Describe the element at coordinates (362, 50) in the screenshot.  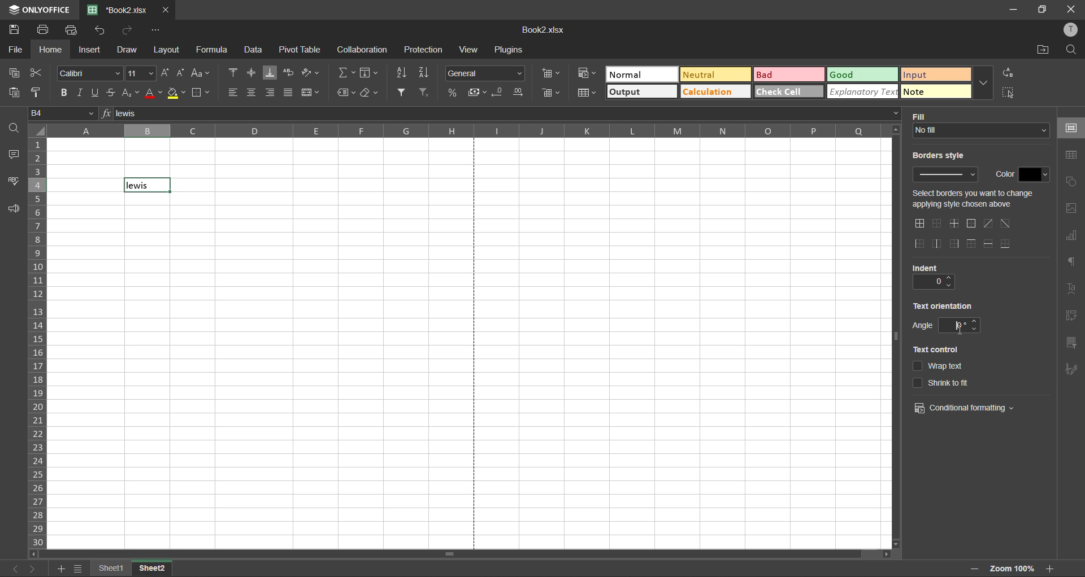
I see `collaboration` at that location.